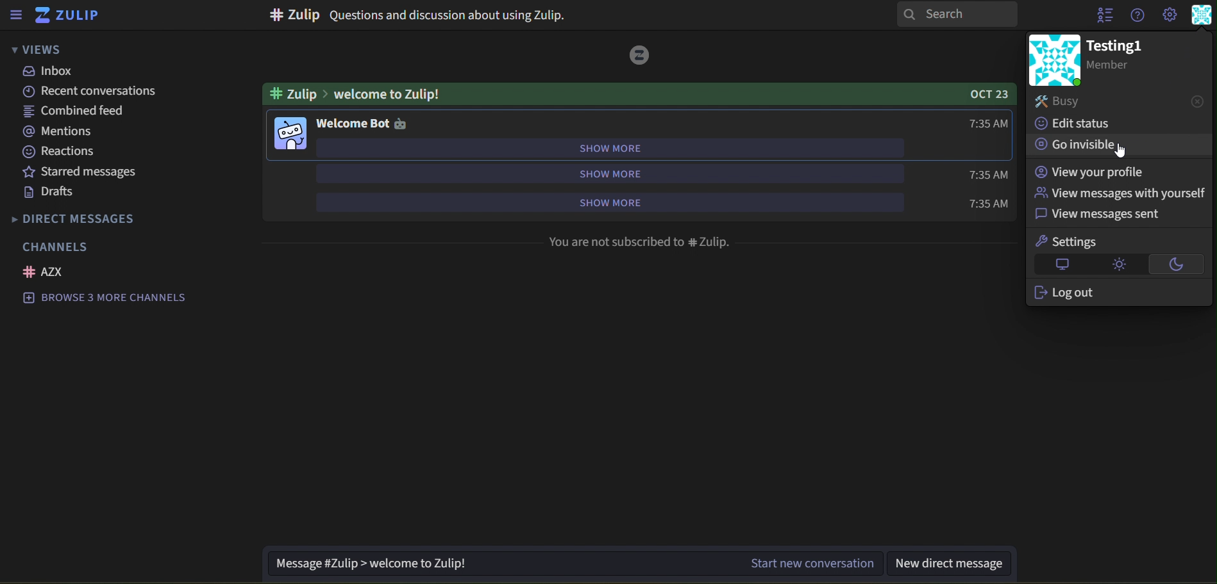 This screenshot has height=584, width=1217. I want to click on get help, so click(1136, 15).